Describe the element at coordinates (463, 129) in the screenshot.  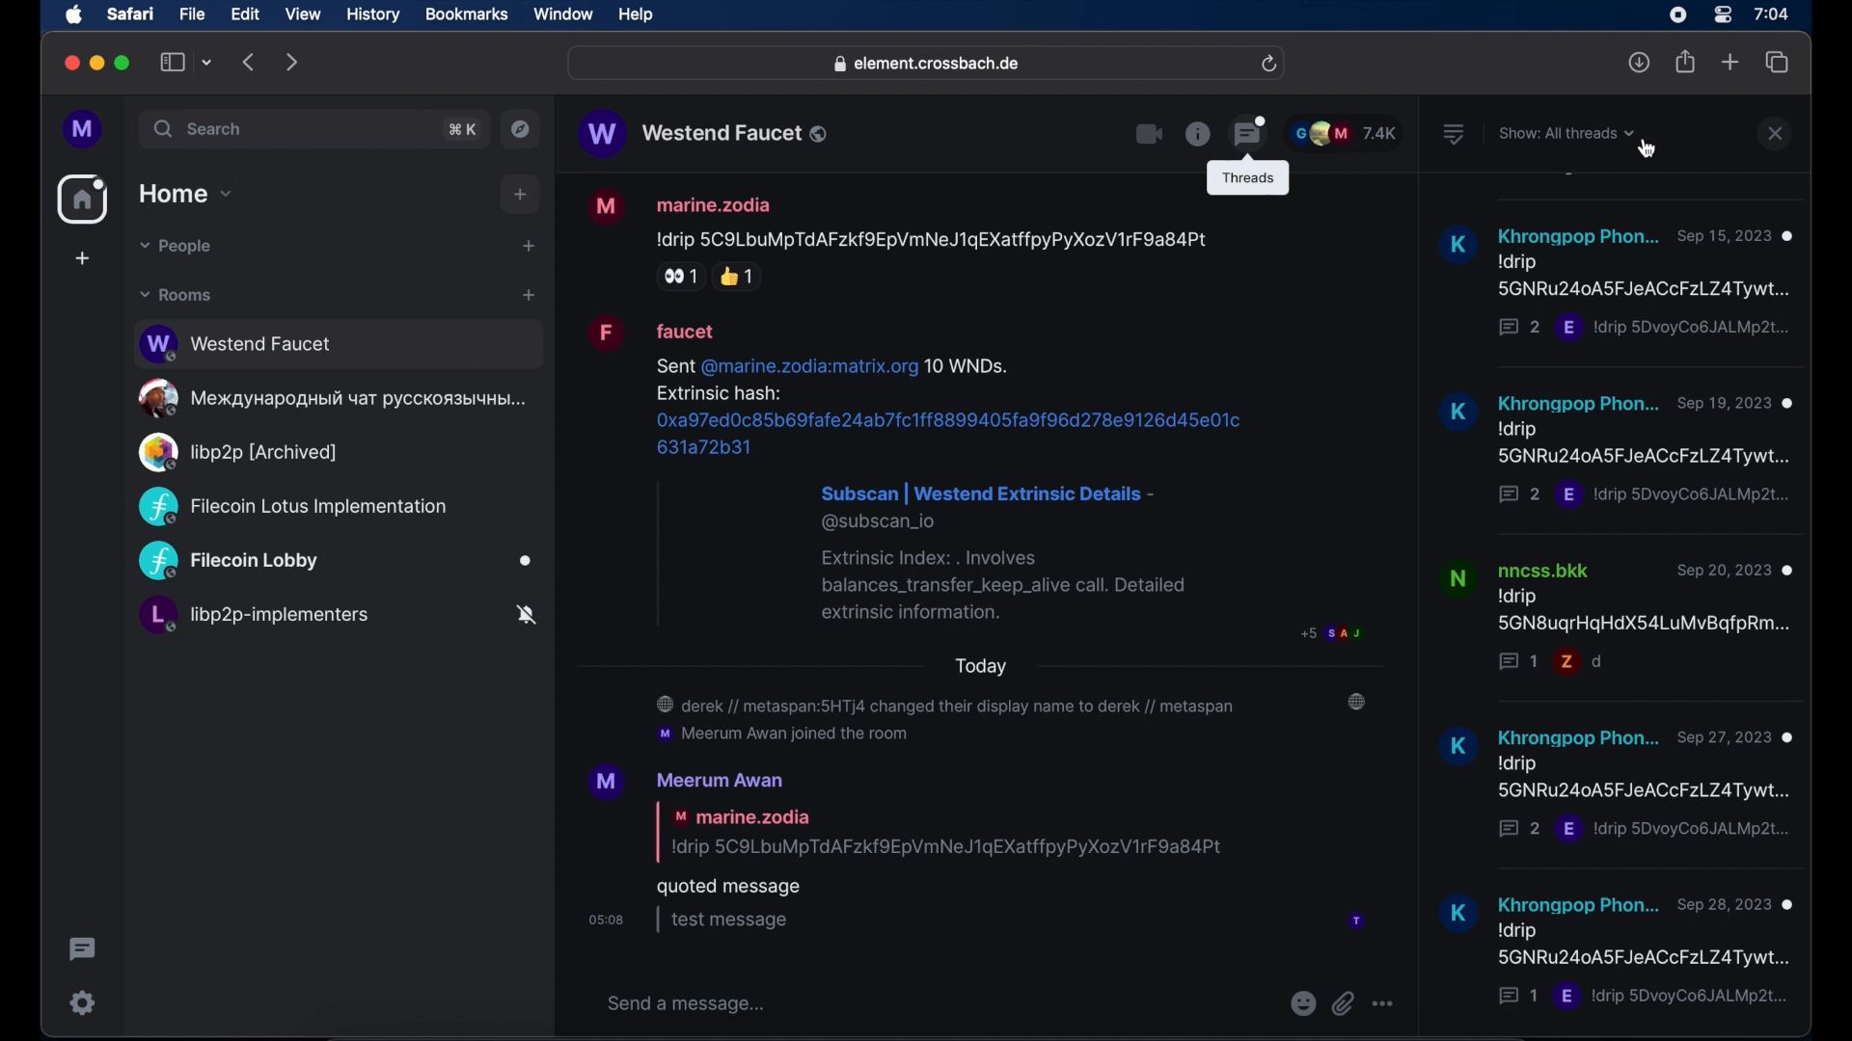
I see `search shortcut` at that location.